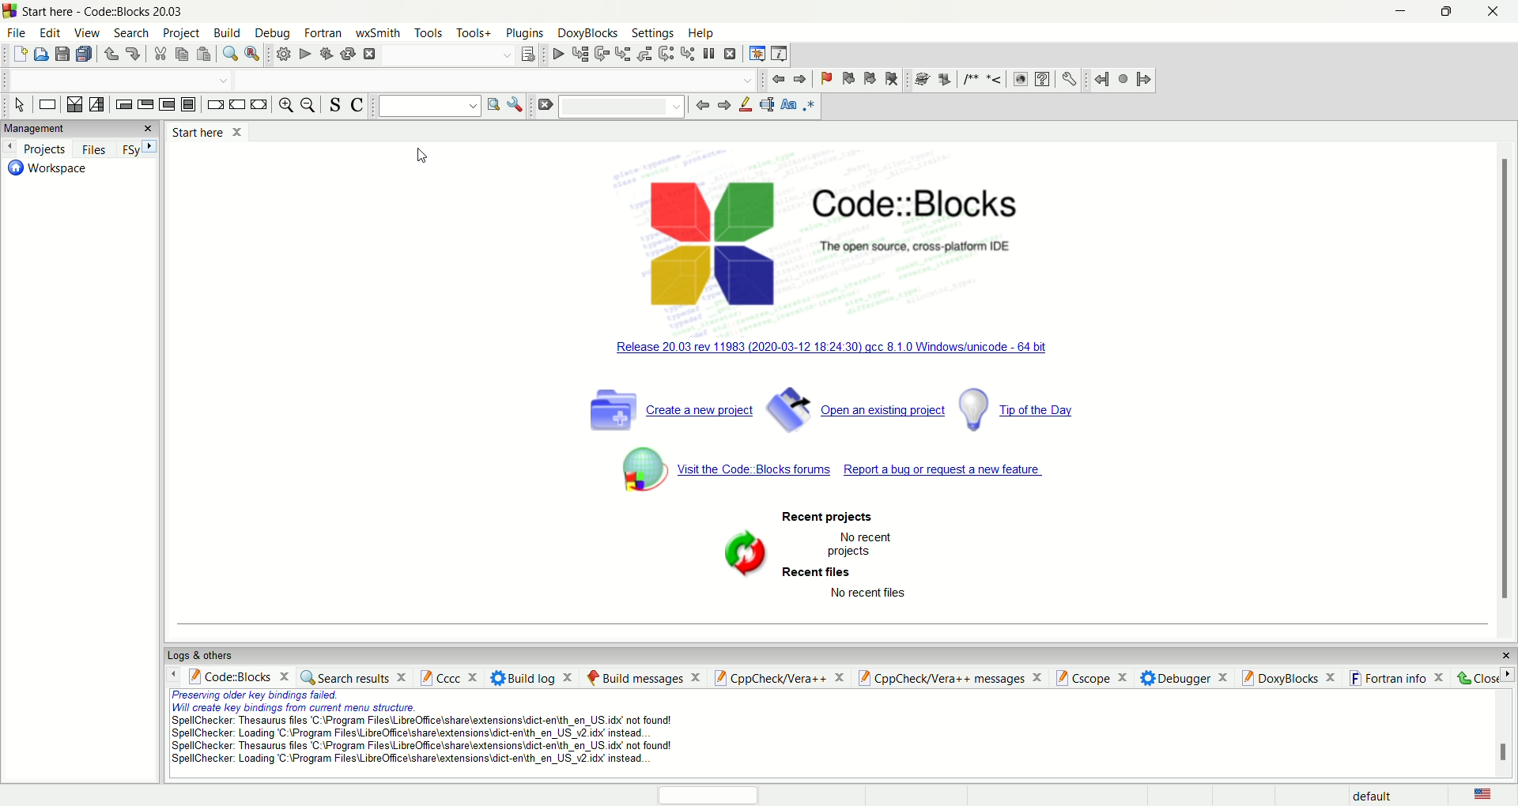  What do you see at coordinates (238, 677) in the screenshot?
I see `code::block` at bounding box center [238, 677].